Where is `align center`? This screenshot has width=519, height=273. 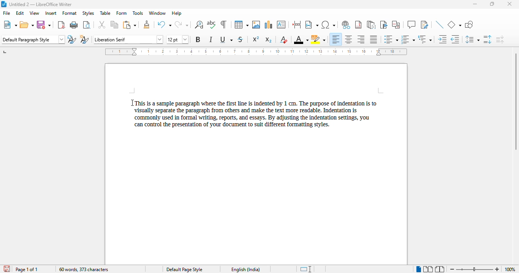
align center is located at coordinates (348, 39).